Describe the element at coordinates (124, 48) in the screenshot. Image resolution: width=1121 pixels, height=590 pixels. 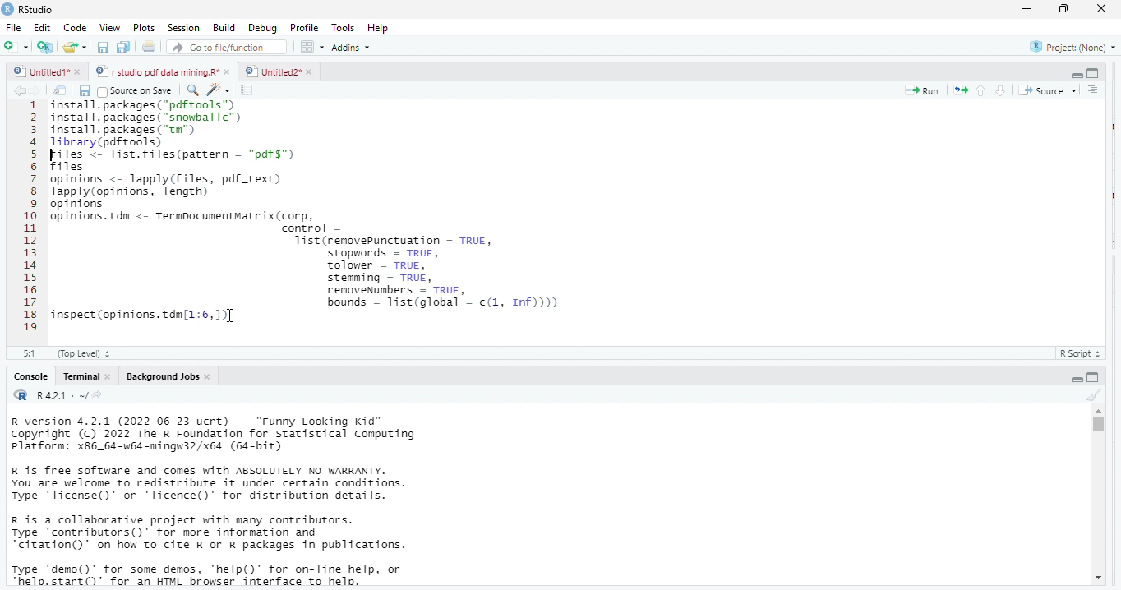
I see `save all open documents` at that location.